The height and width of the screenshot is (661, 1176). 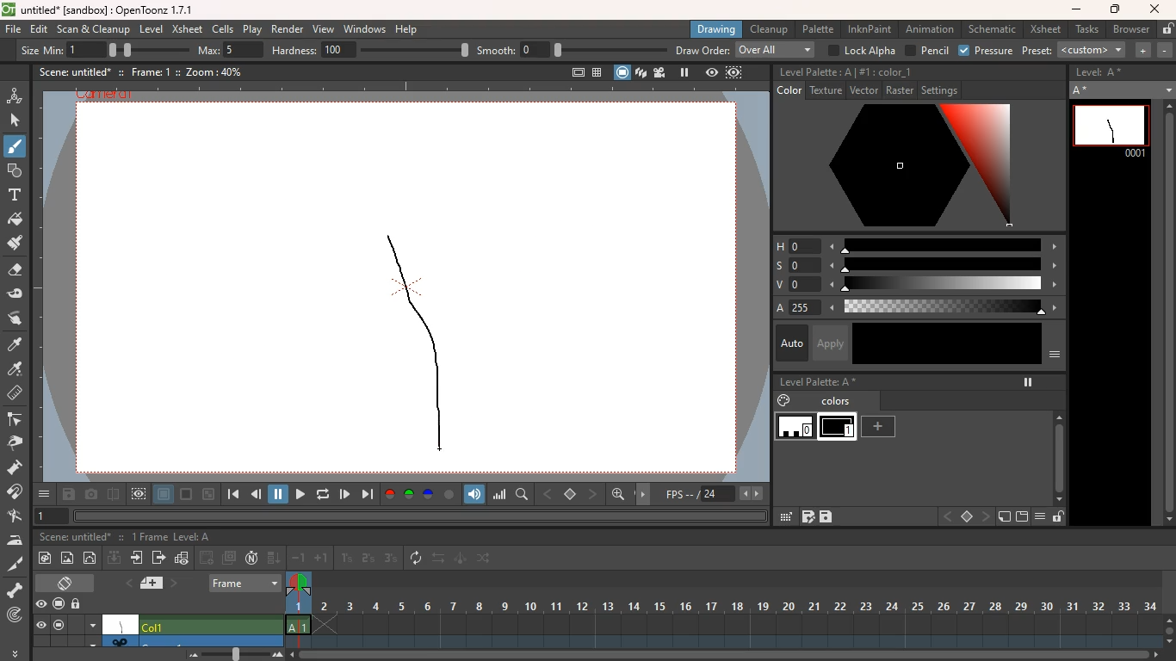 I want to click on drop, so click(x=16, y=370).